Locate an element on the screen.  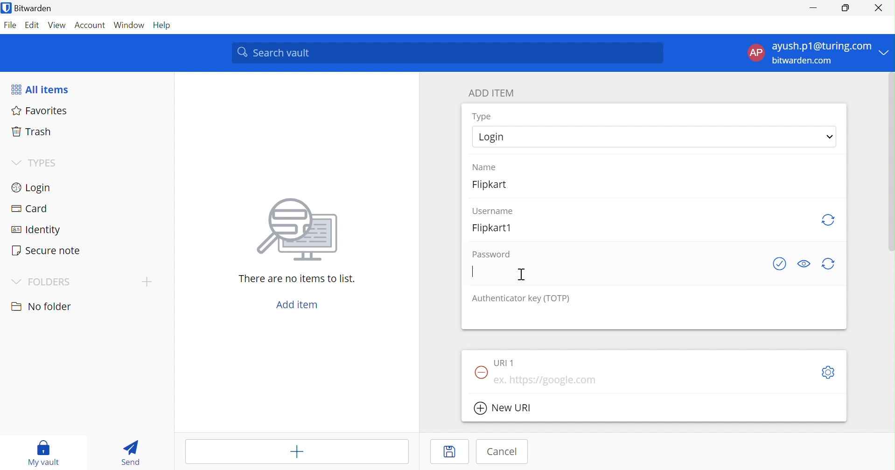
Typing Cursor is located at coordinates (474, 271).